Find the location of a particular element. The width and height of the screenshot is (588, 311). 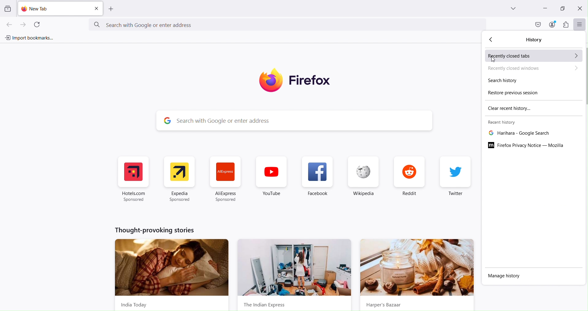

Twitter Shortcut is located at coordinates (455, 179).